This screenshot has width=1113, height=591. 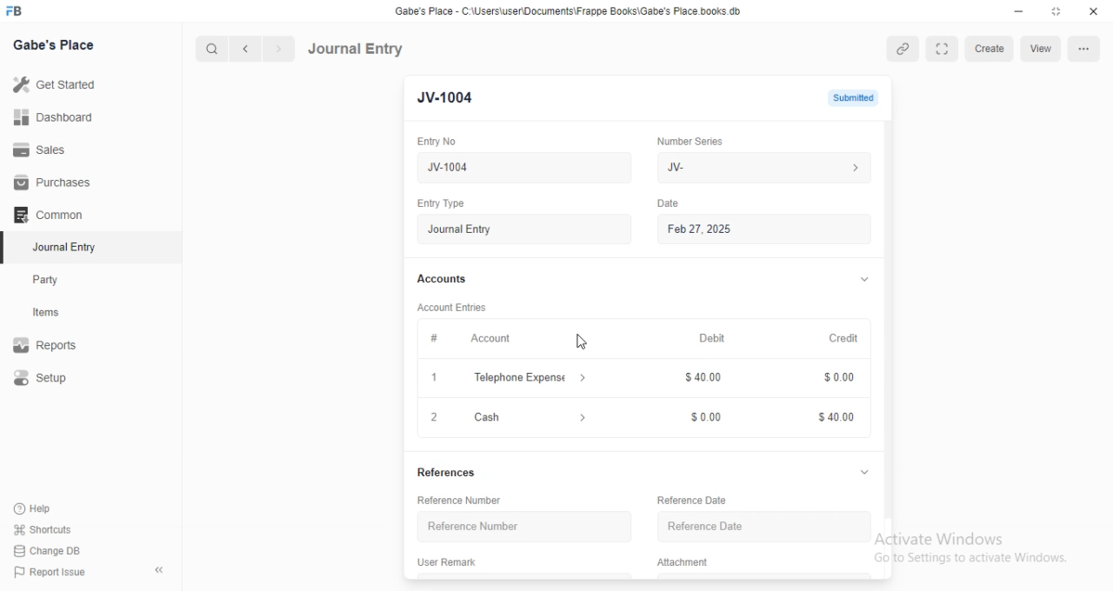 I want to click on Help, so click(x=31, y=508).